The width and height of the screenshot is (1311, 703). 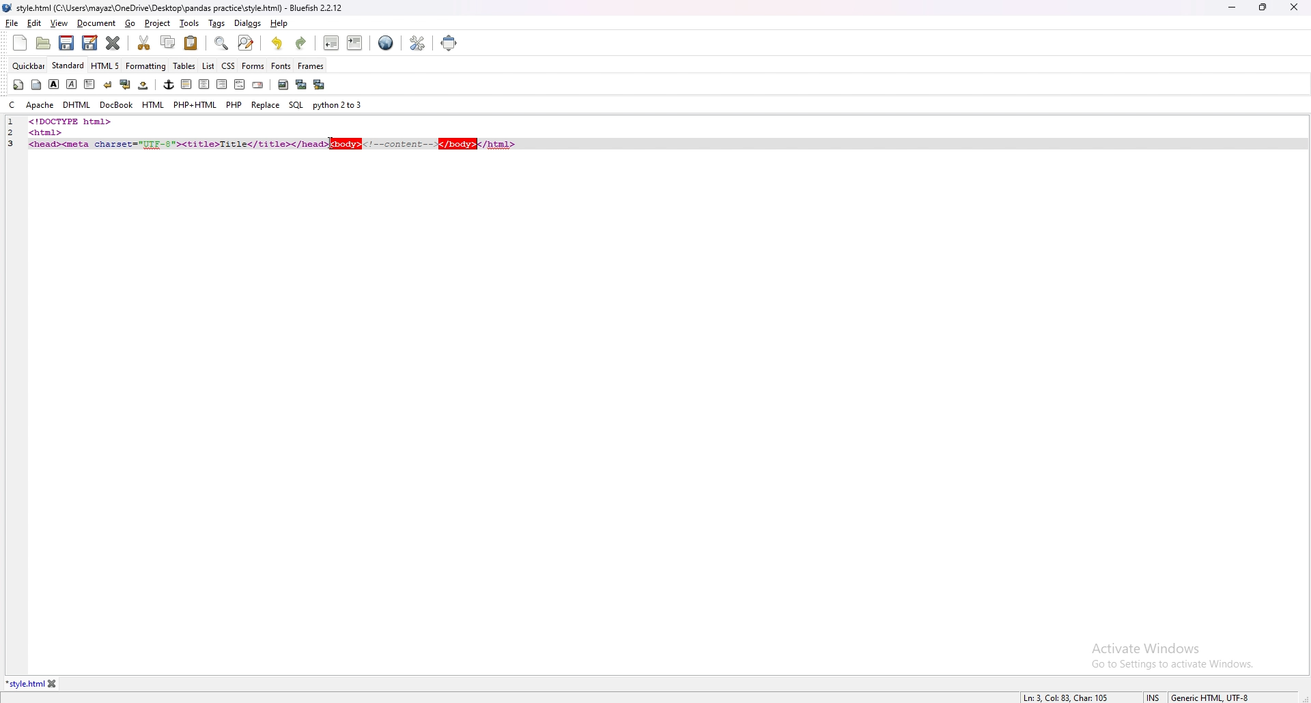 I want to click on apache, so click(x=40, y=105).